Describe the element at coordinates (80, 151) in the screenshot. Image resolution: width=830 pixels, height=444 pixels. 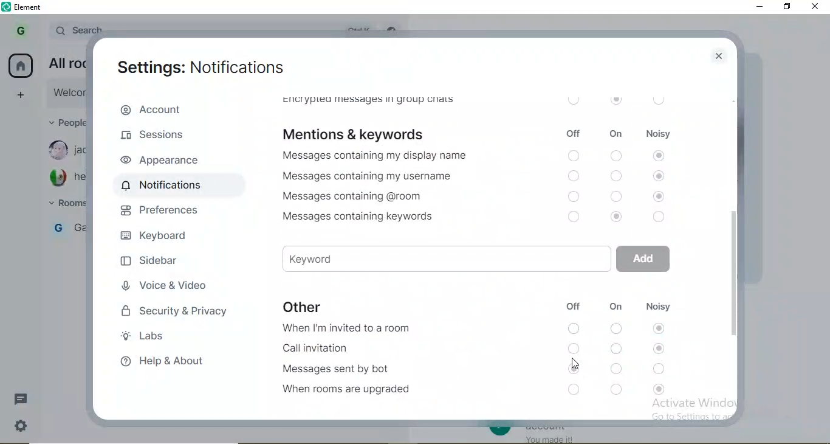
I see `jackmama` at that location.